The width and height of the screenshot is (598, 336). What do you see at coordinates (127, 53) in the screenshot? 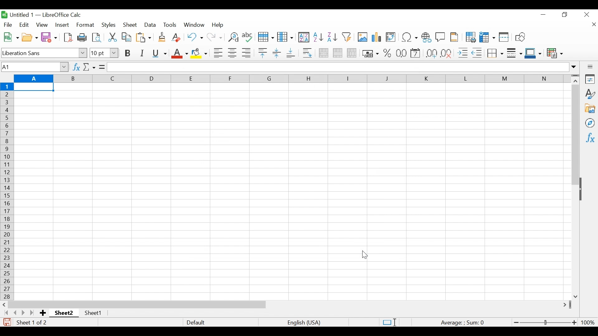
I see `Bold` at bounding box center [127, 53].